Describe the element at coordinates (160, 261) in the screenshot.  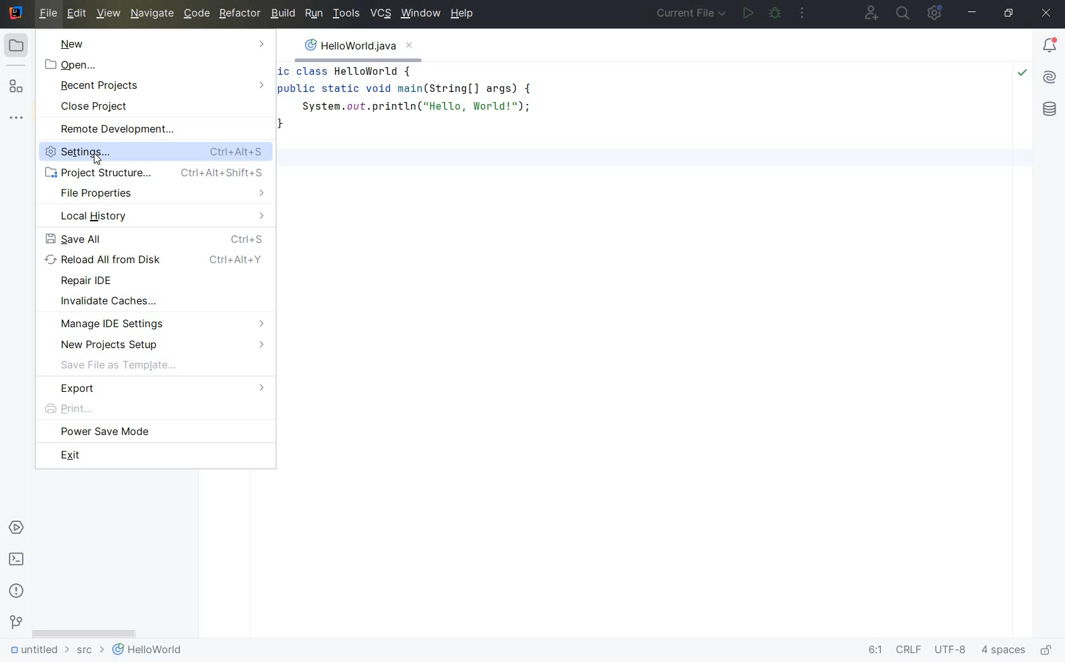
I see `RELOAD ALL FROM DISK` at that location.